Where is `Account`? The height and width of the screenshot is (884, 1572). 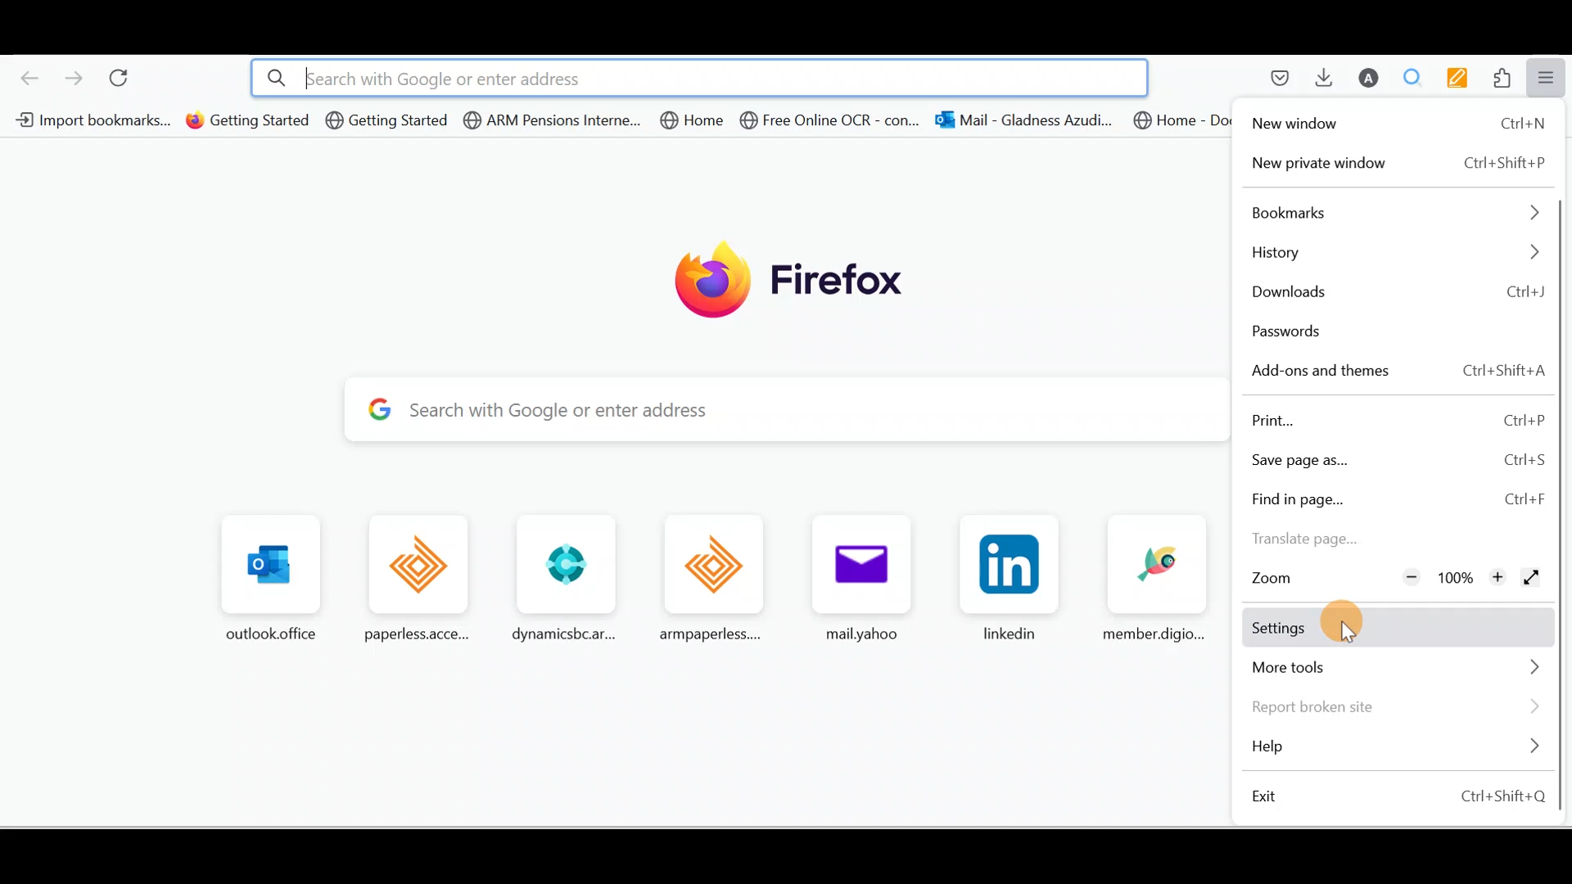
Account is located at coordinates (1368, 75).